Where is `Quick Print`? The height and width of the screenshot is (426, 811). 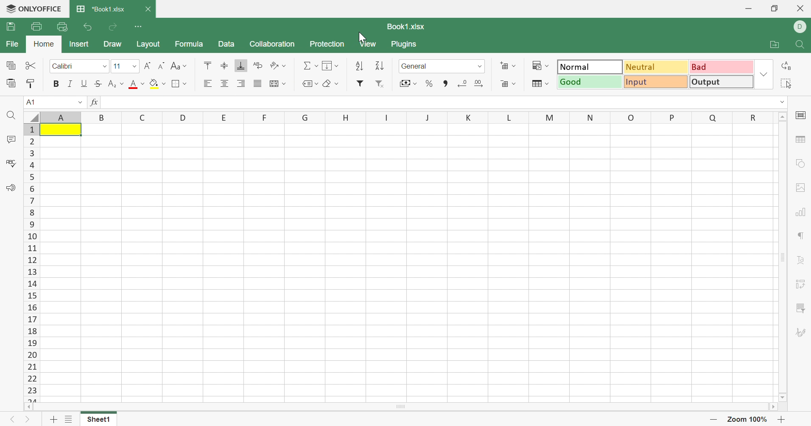 Quick Print is located at coordinates (62, 27).